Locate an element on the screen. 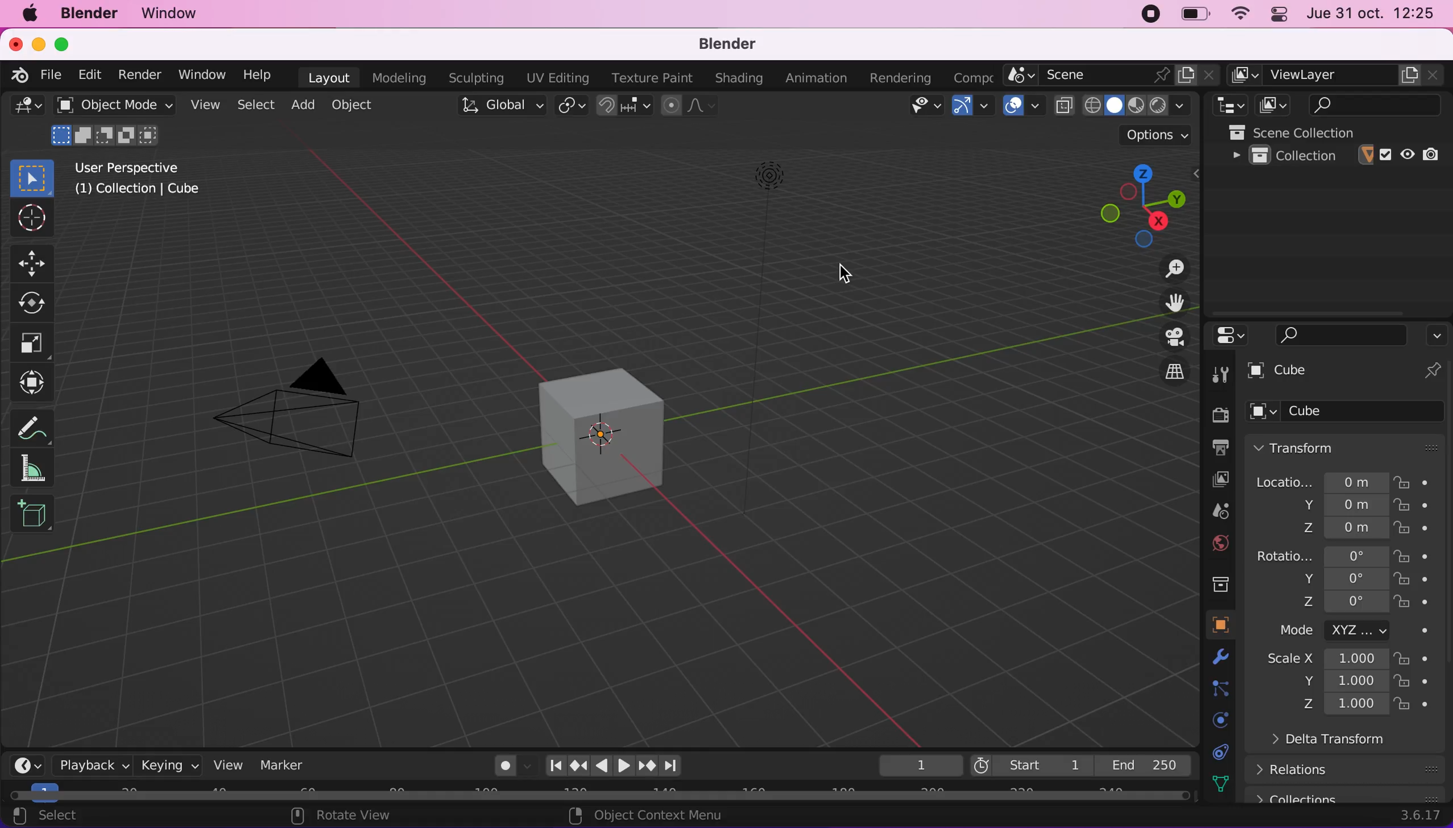 The height and width of the screenshot is (828, 1453). Start 1 is located at coordinates (1030, 763).